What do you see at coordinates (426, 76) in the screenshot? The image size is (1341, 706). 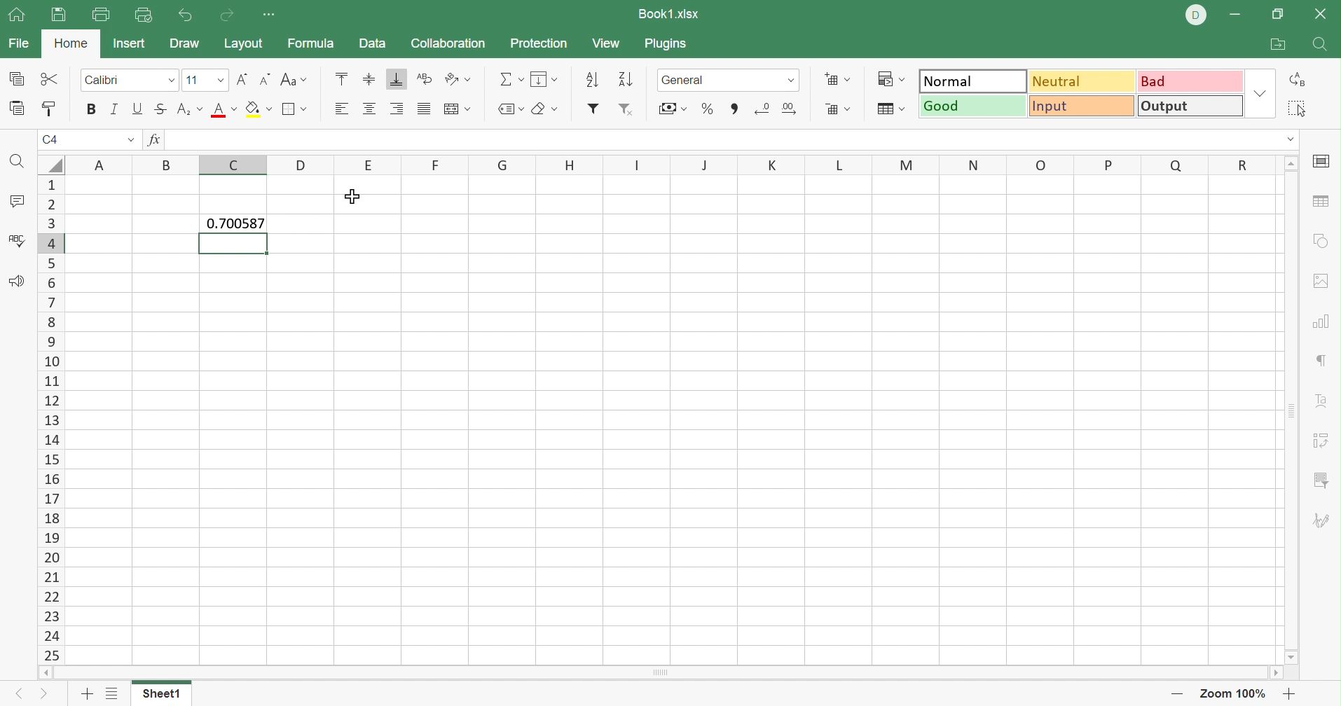 I see `Wrap text` at bounding box center [426, 76].